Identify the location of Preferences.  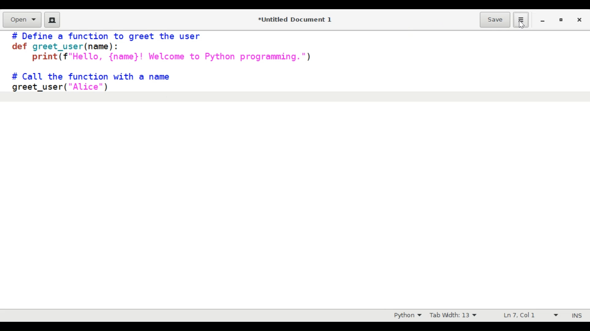
(522, 19).